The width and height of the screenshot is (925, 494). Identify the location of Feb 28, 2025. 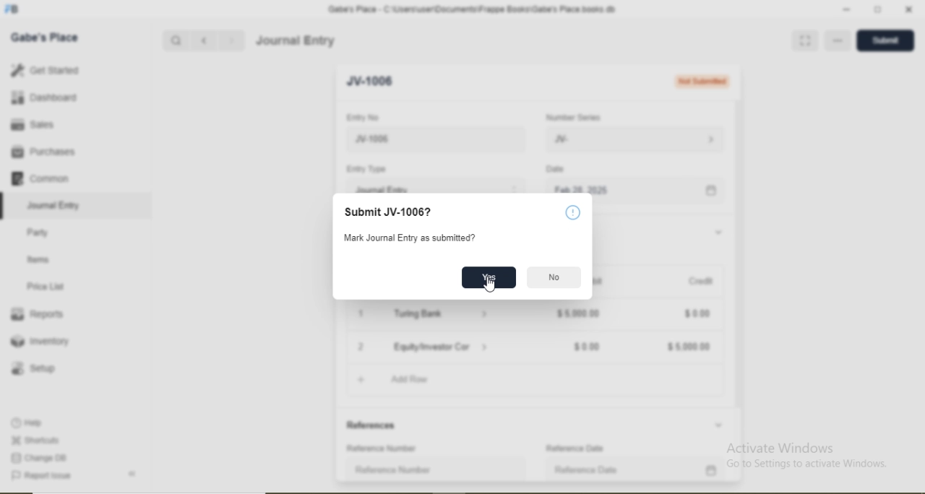
(581, 188).